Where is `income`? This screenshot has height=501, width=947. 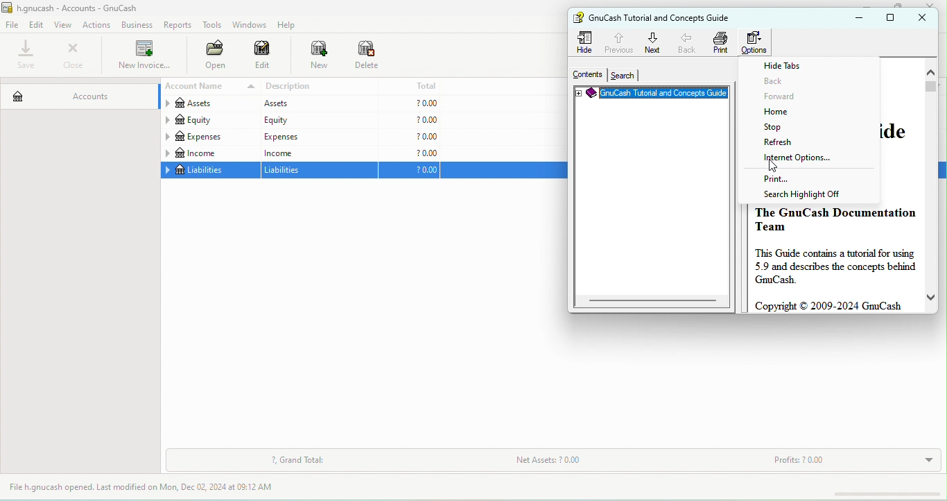
income is located at coordinates (209, 153).